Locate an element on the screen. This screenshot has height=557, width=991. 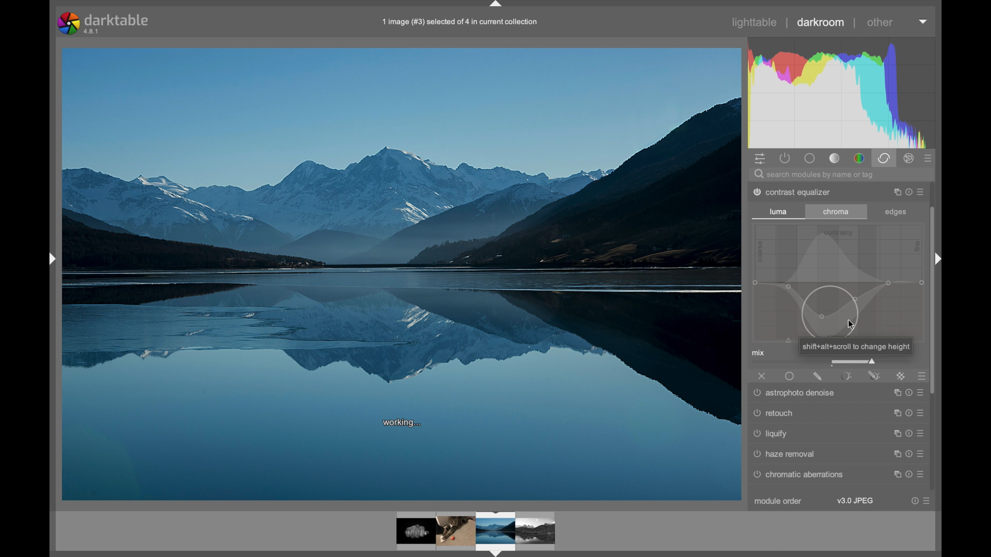
dropdown is located at coordinates (923, 22).